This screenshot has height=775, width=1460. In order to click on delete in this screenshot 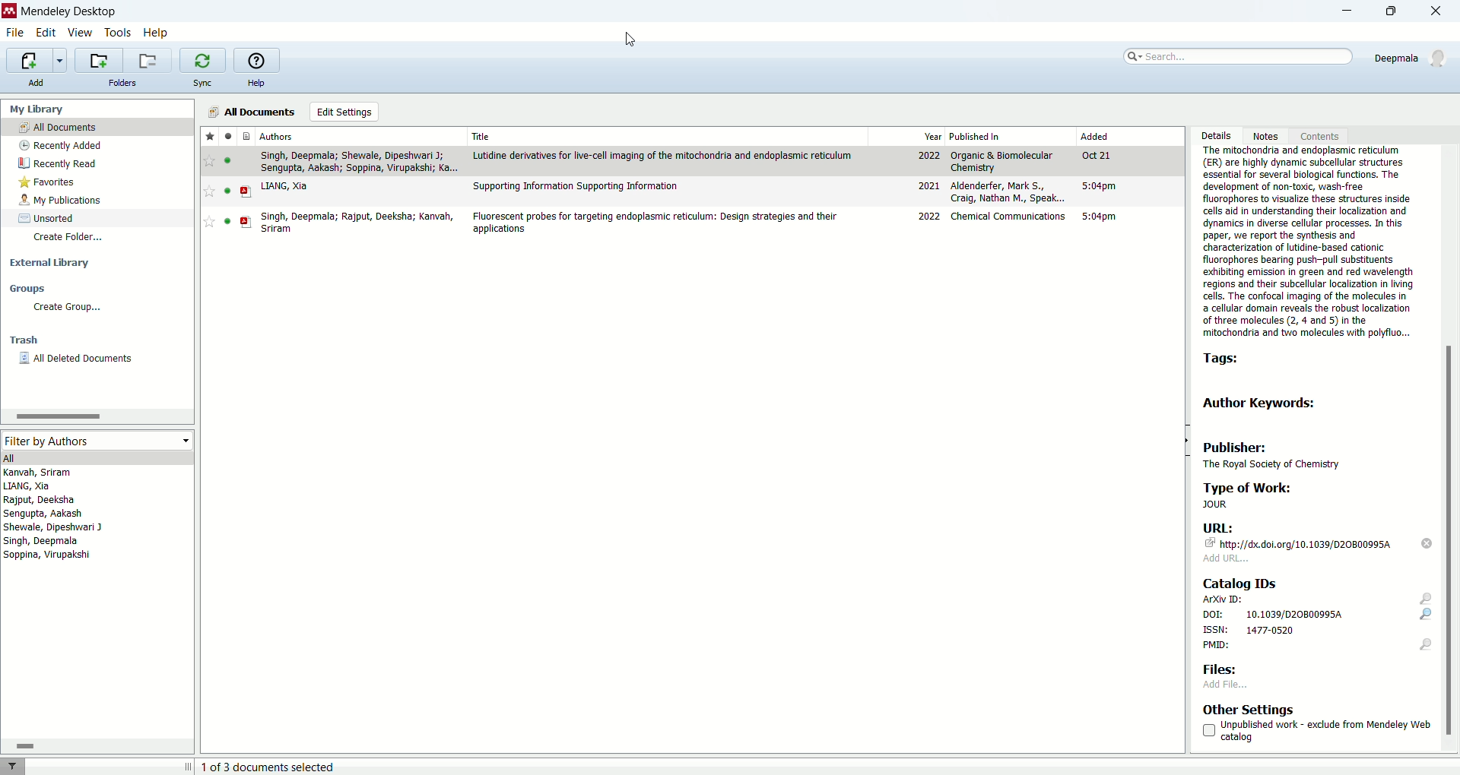, I will do `click(1428, 543)`.